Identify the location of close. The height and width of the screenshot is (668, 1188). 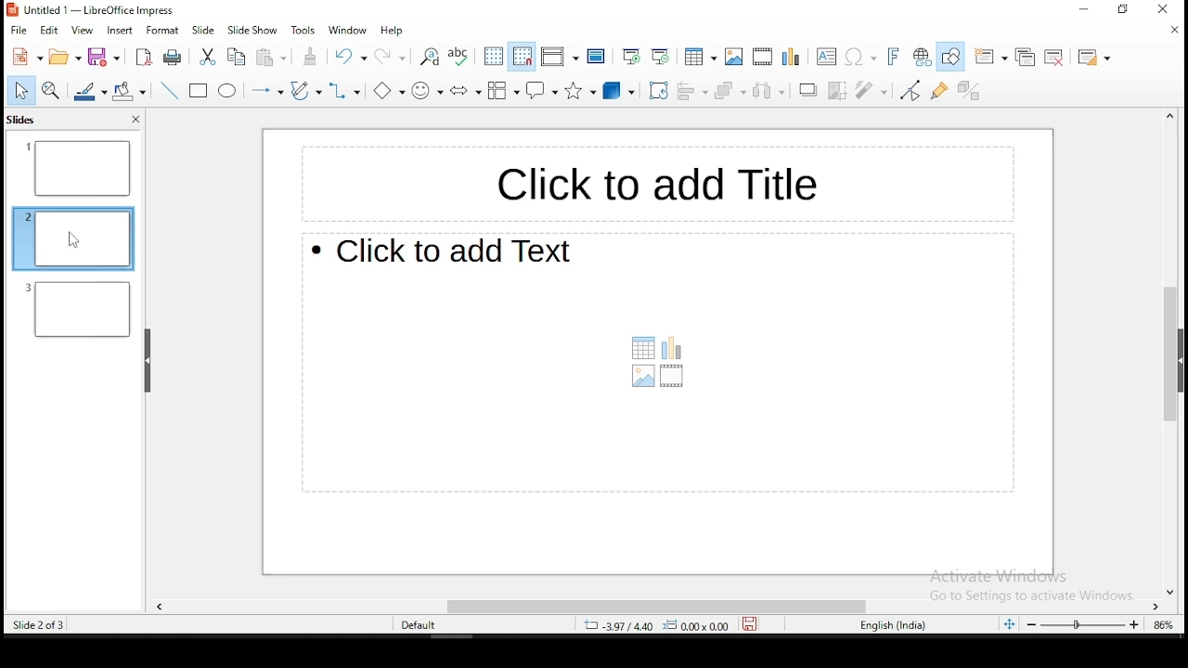
(1172, 33).